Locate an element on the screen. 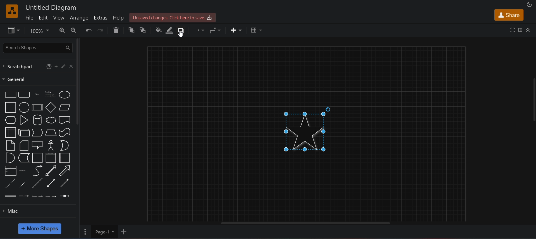 Image resolution: width=536 pixels, height=239 pixels. connection is located at coordinates (198, 29).